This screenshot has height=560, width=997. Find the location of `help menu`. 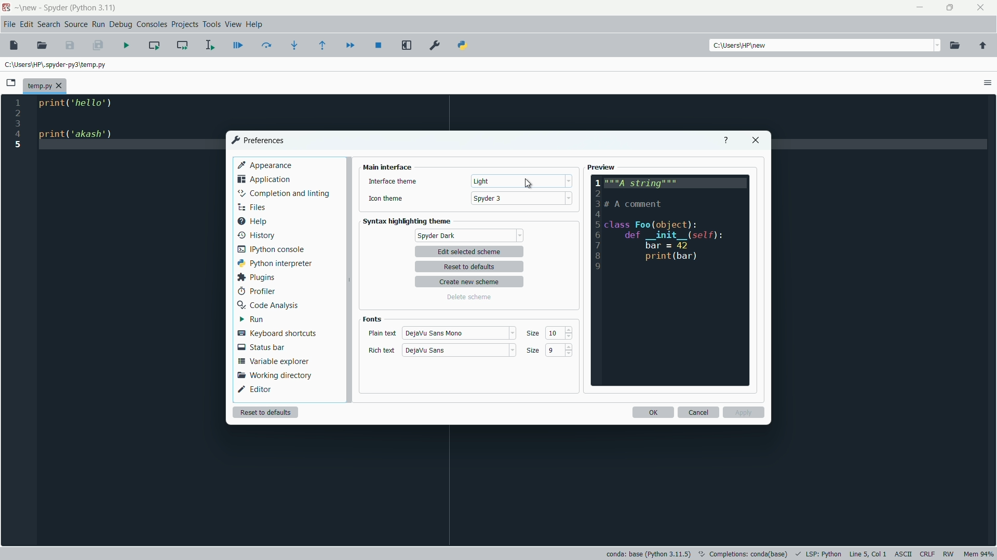

help menu is located at coordinates (255, 24).